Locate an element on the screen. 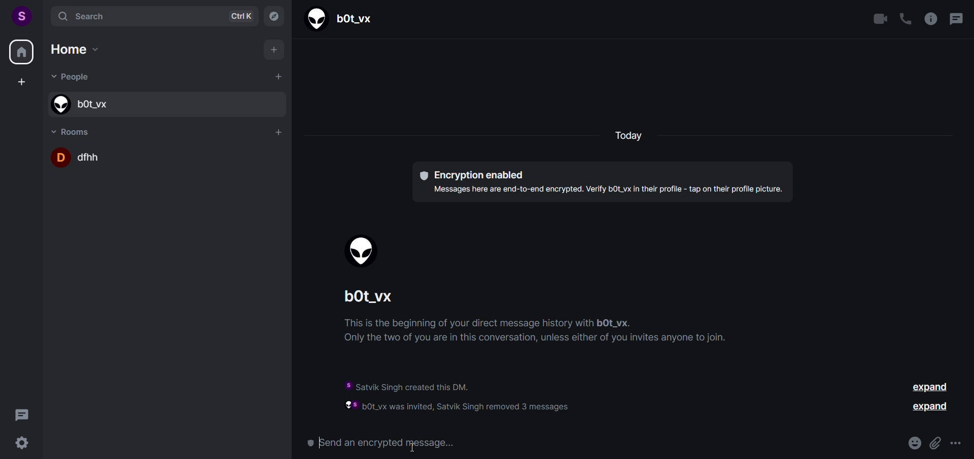  people name is located at coordinates (164, 103).